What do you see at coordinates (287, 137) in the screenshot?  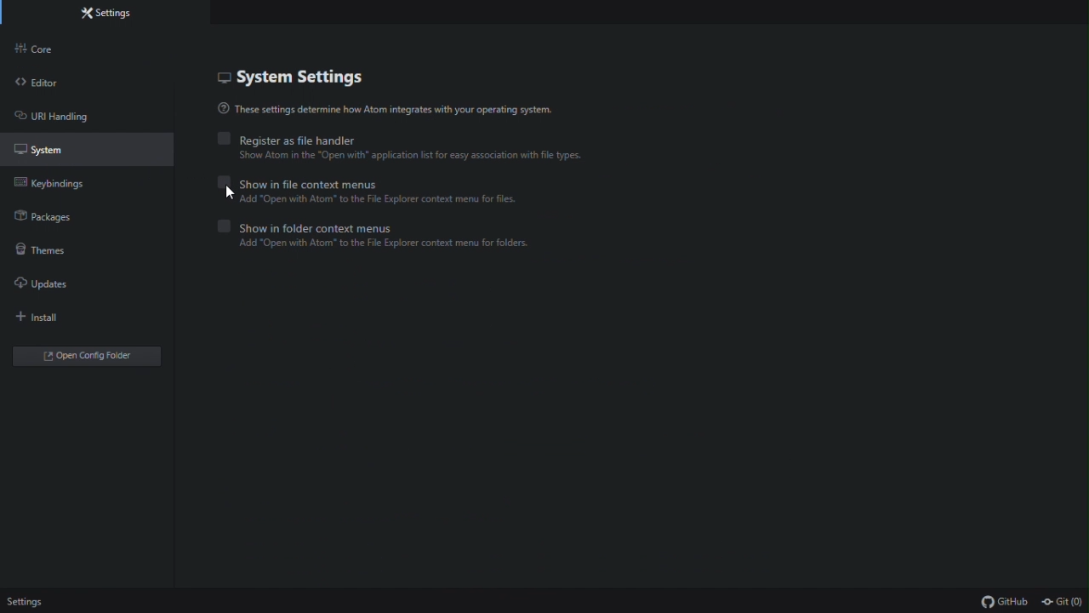 I see `Register as file handler` at bounding box center [287, 137].